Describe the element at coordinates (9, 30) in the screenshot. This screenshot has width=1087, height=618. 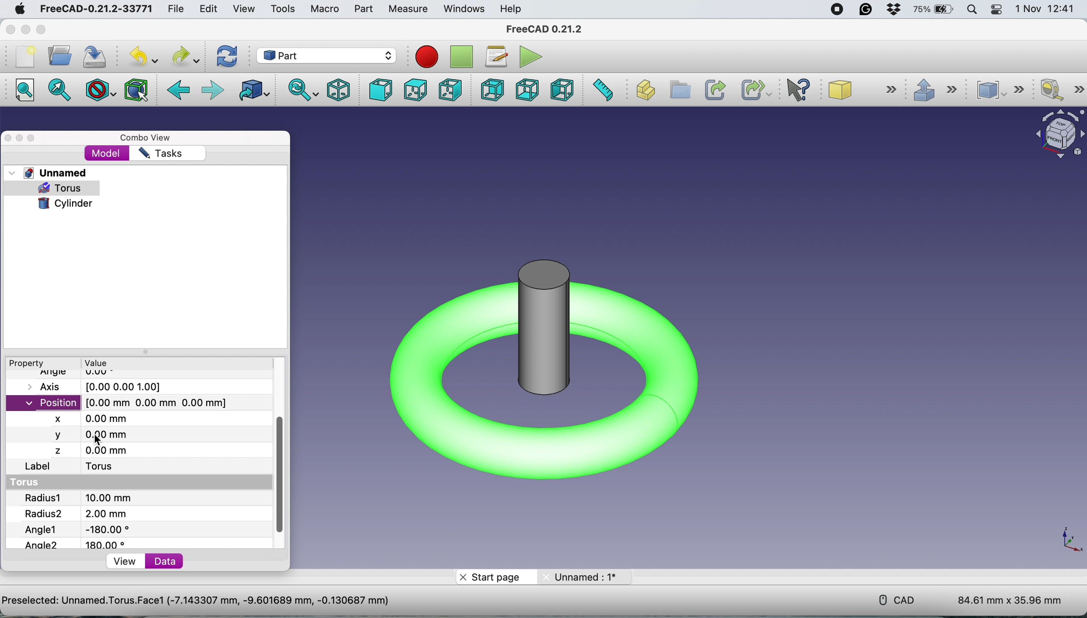
I see `close` at that location.